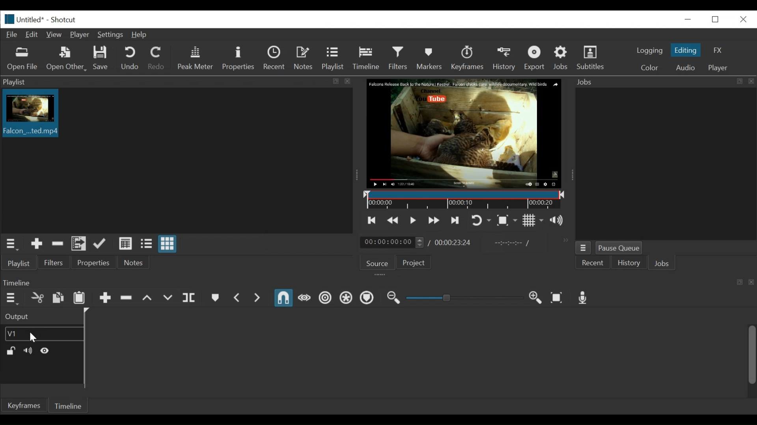  What do you see at coordinates (40, 317) in the screenshot?
I see `Output ` at bounding box center [40, 317].